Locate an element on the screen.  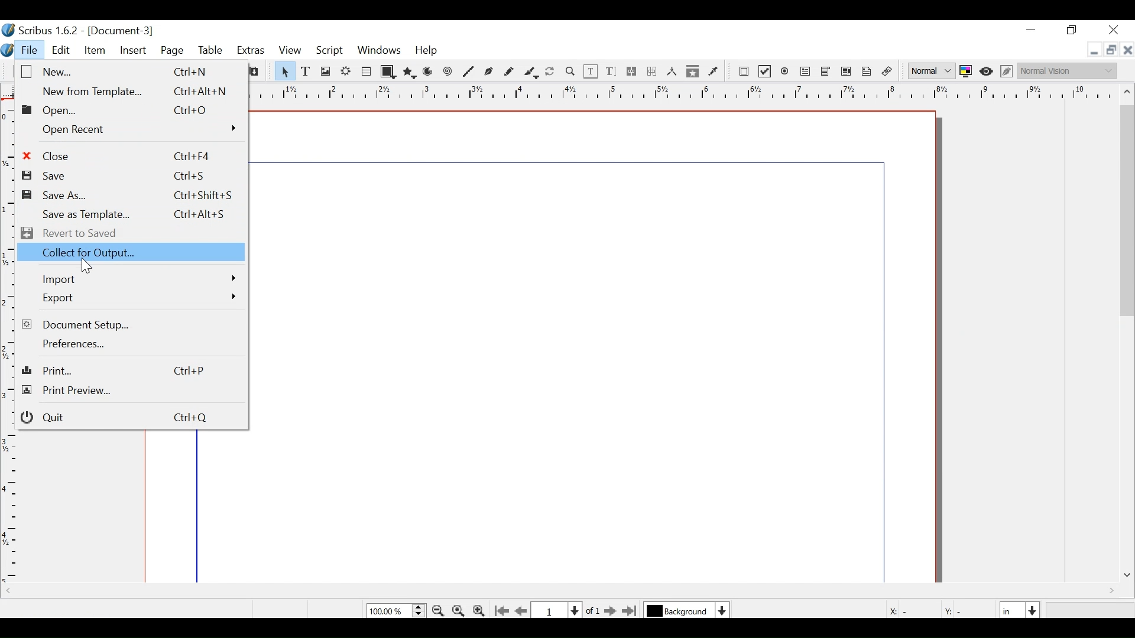
Save As is located at coordinates (128, 196).